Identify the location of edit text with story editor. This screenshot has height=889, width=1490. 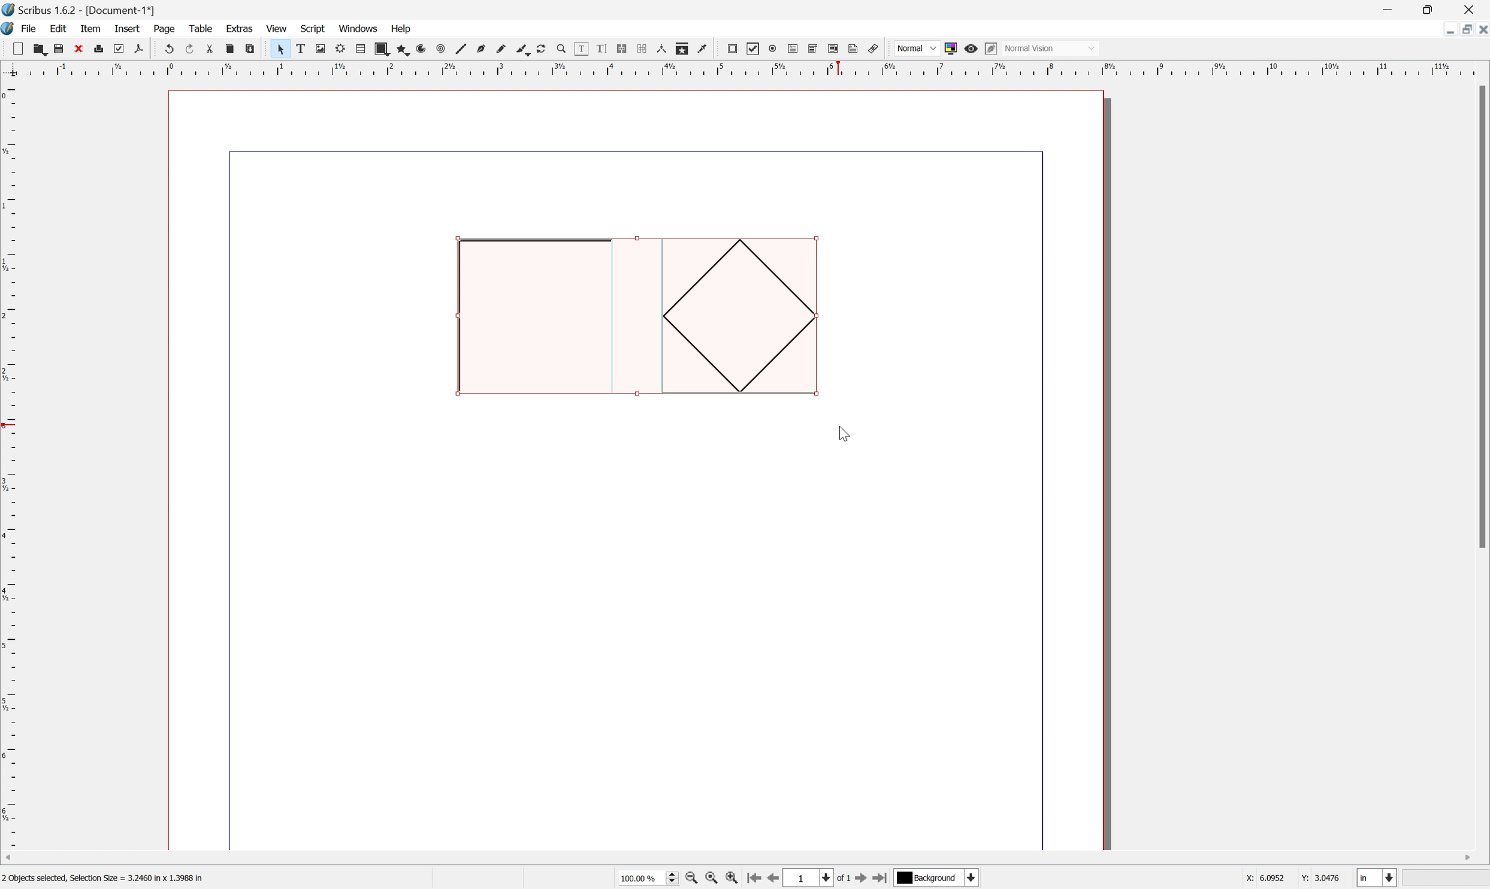
(601, 50).